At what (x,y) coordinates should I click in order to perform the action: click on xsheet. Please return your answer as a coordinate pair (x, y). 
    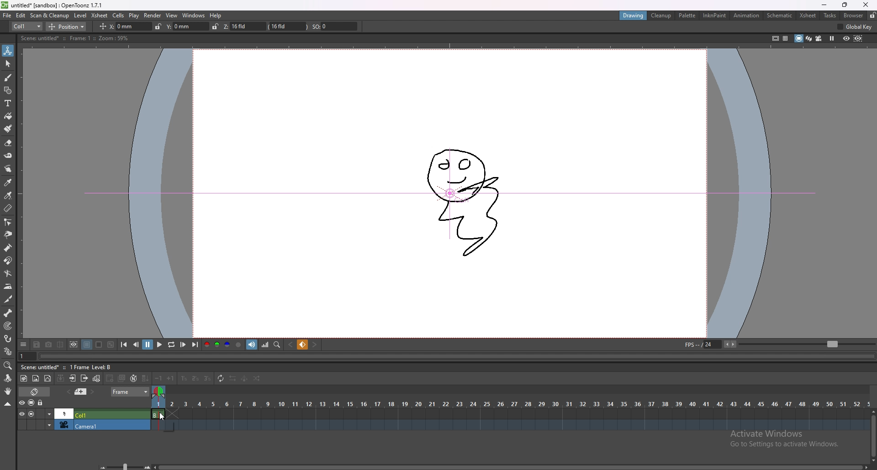
    Looking at the image, I should click on (100, 16).